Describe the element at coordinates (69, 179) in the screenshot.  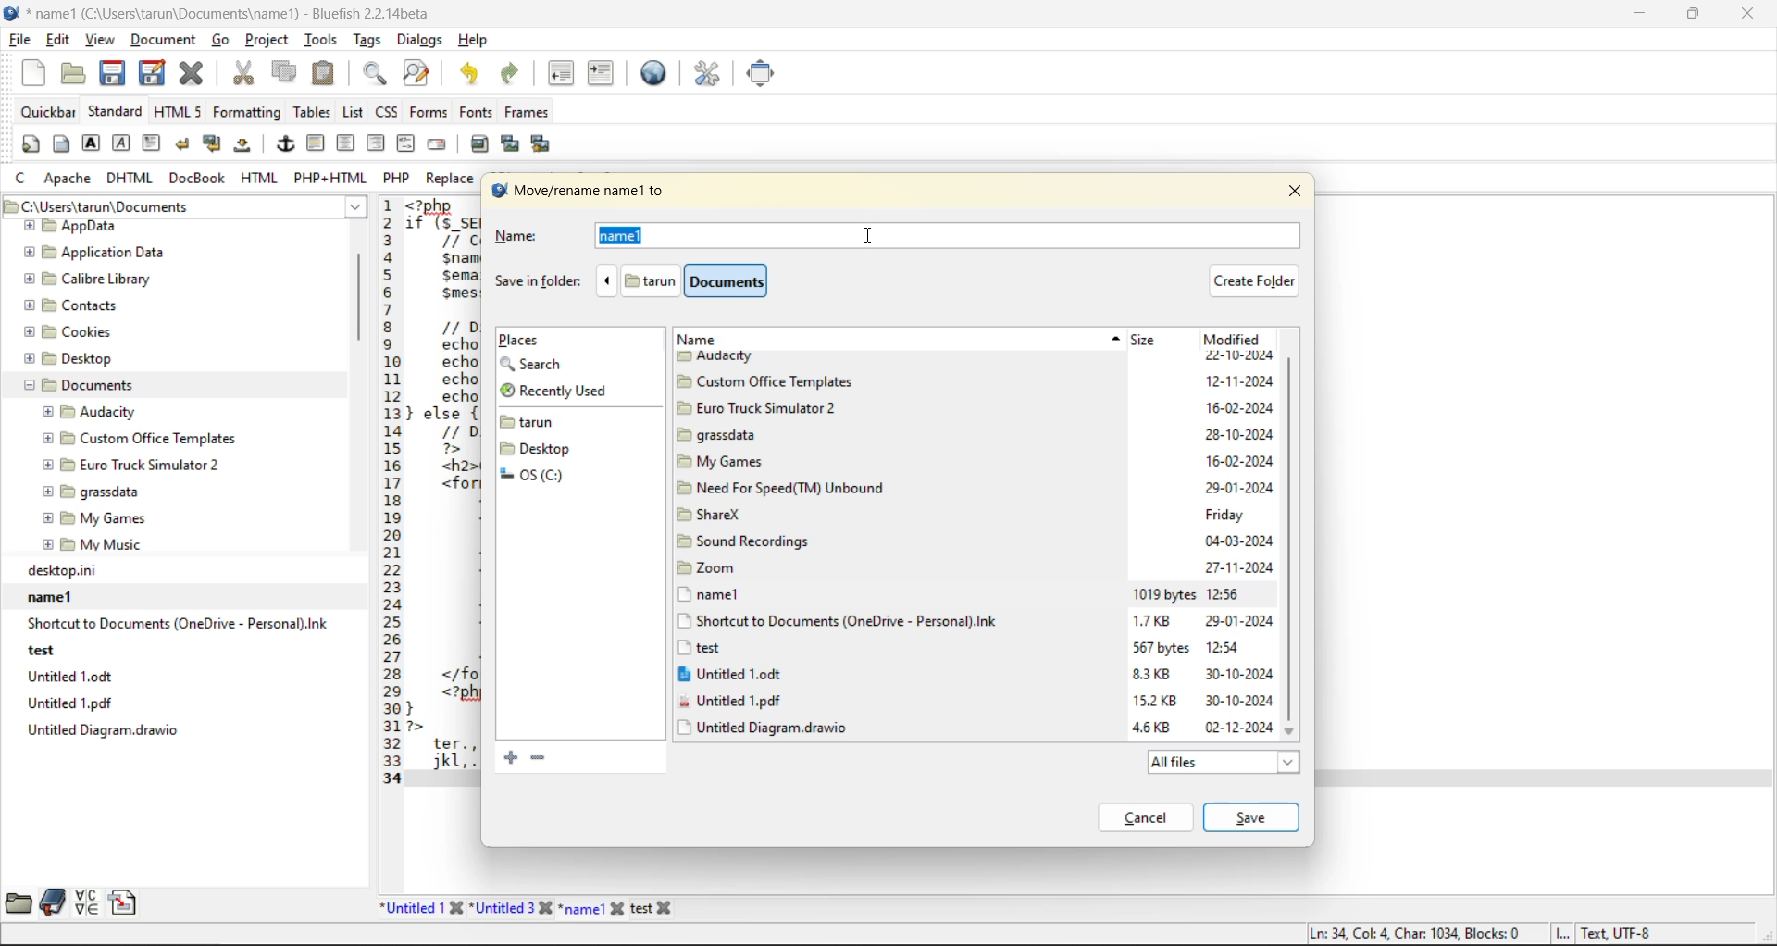
I see `apache` at that location.